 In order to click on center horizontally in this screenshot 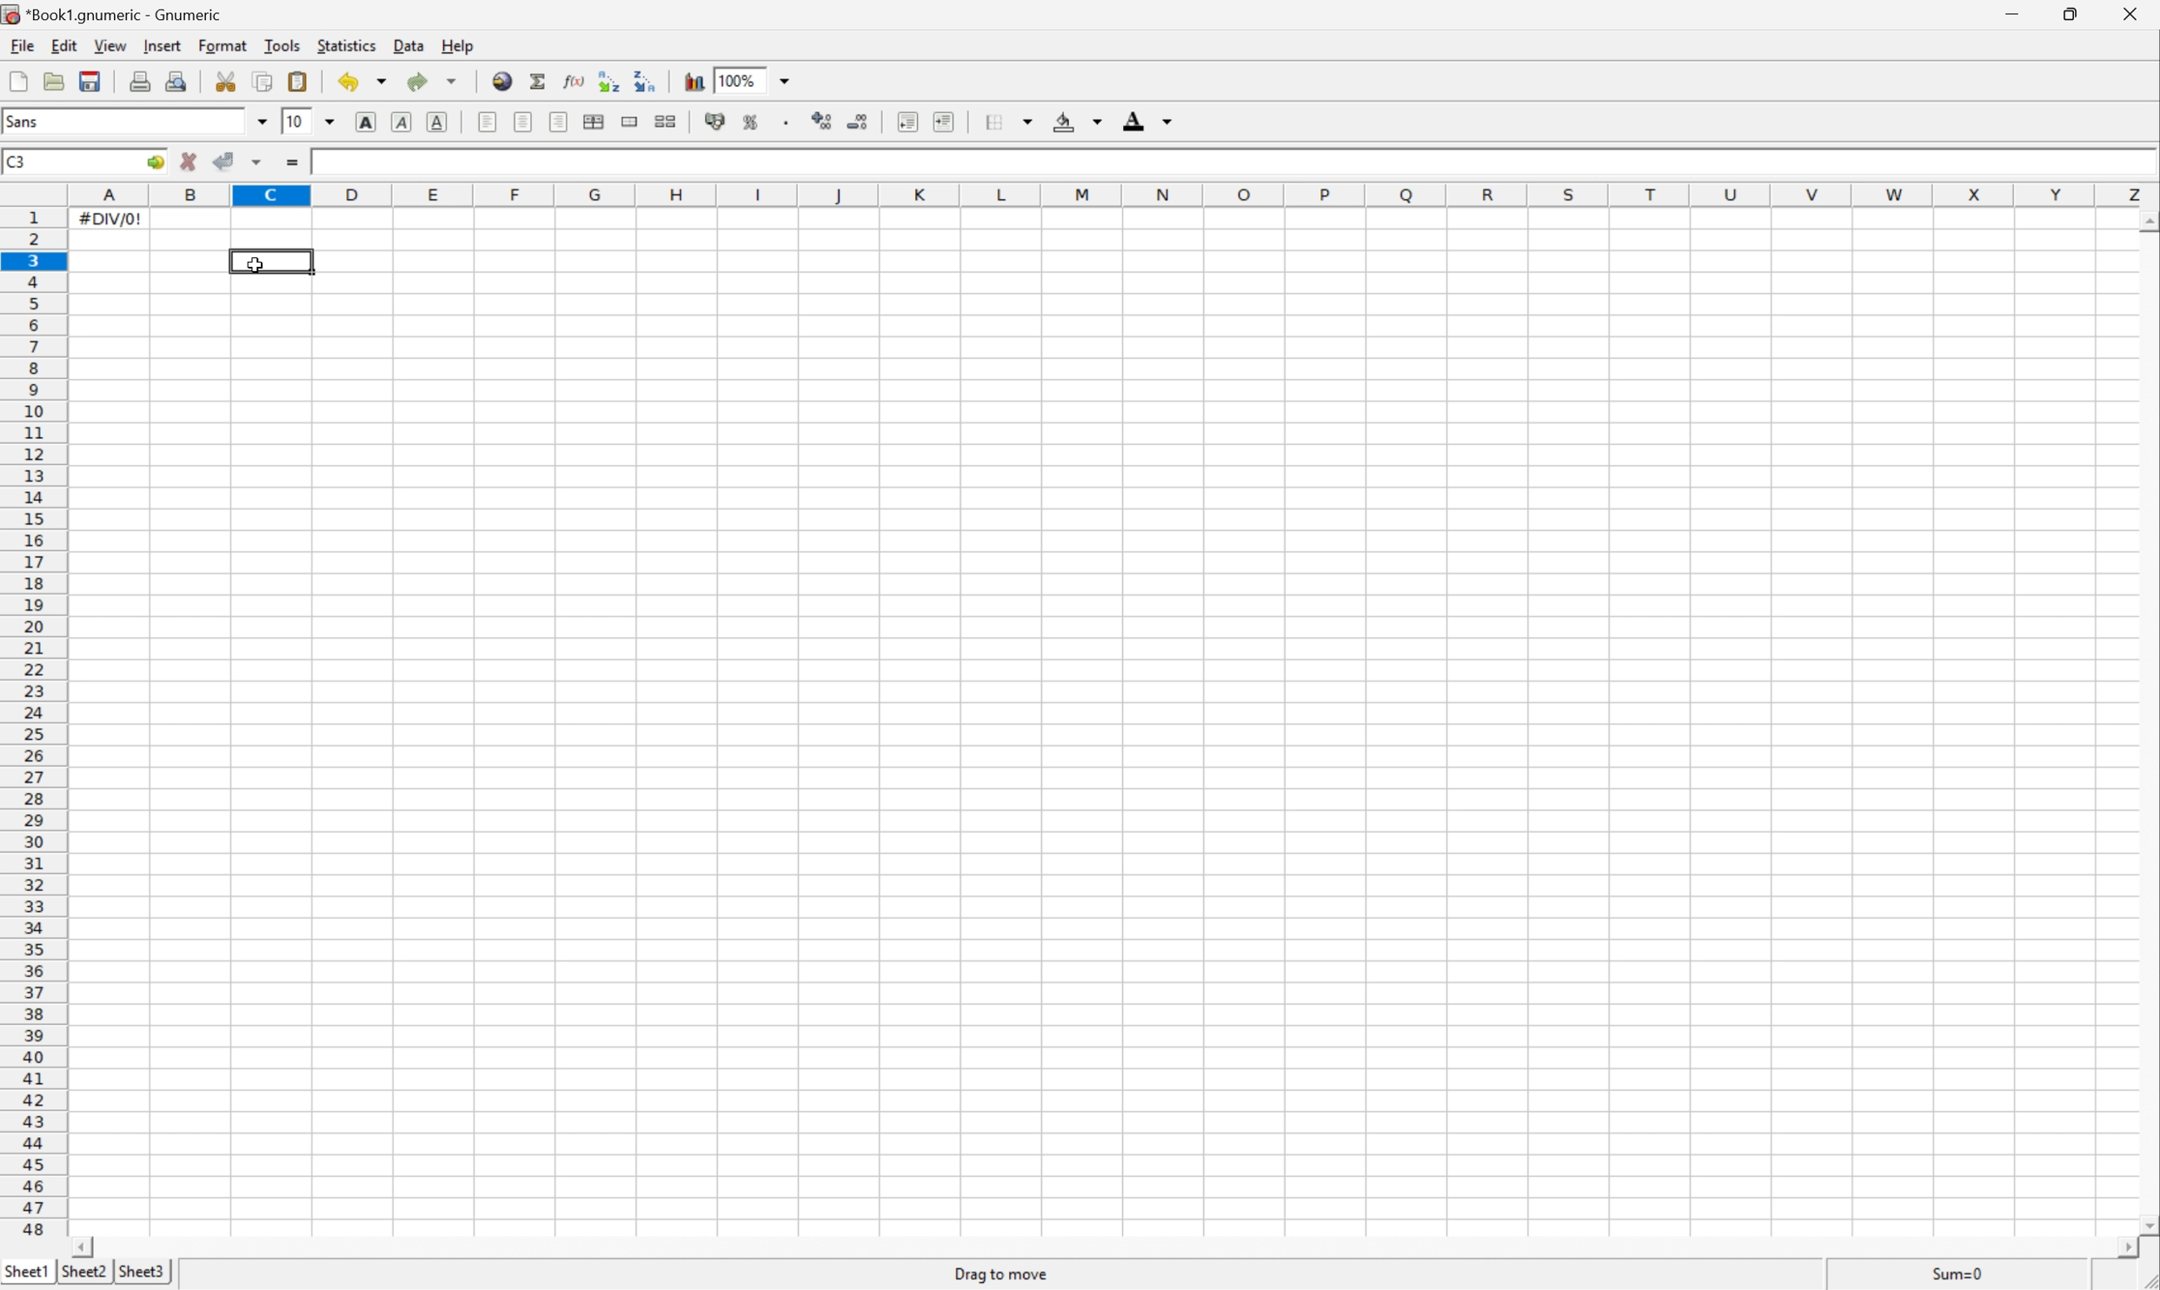, I will do `click(525, 122)`.